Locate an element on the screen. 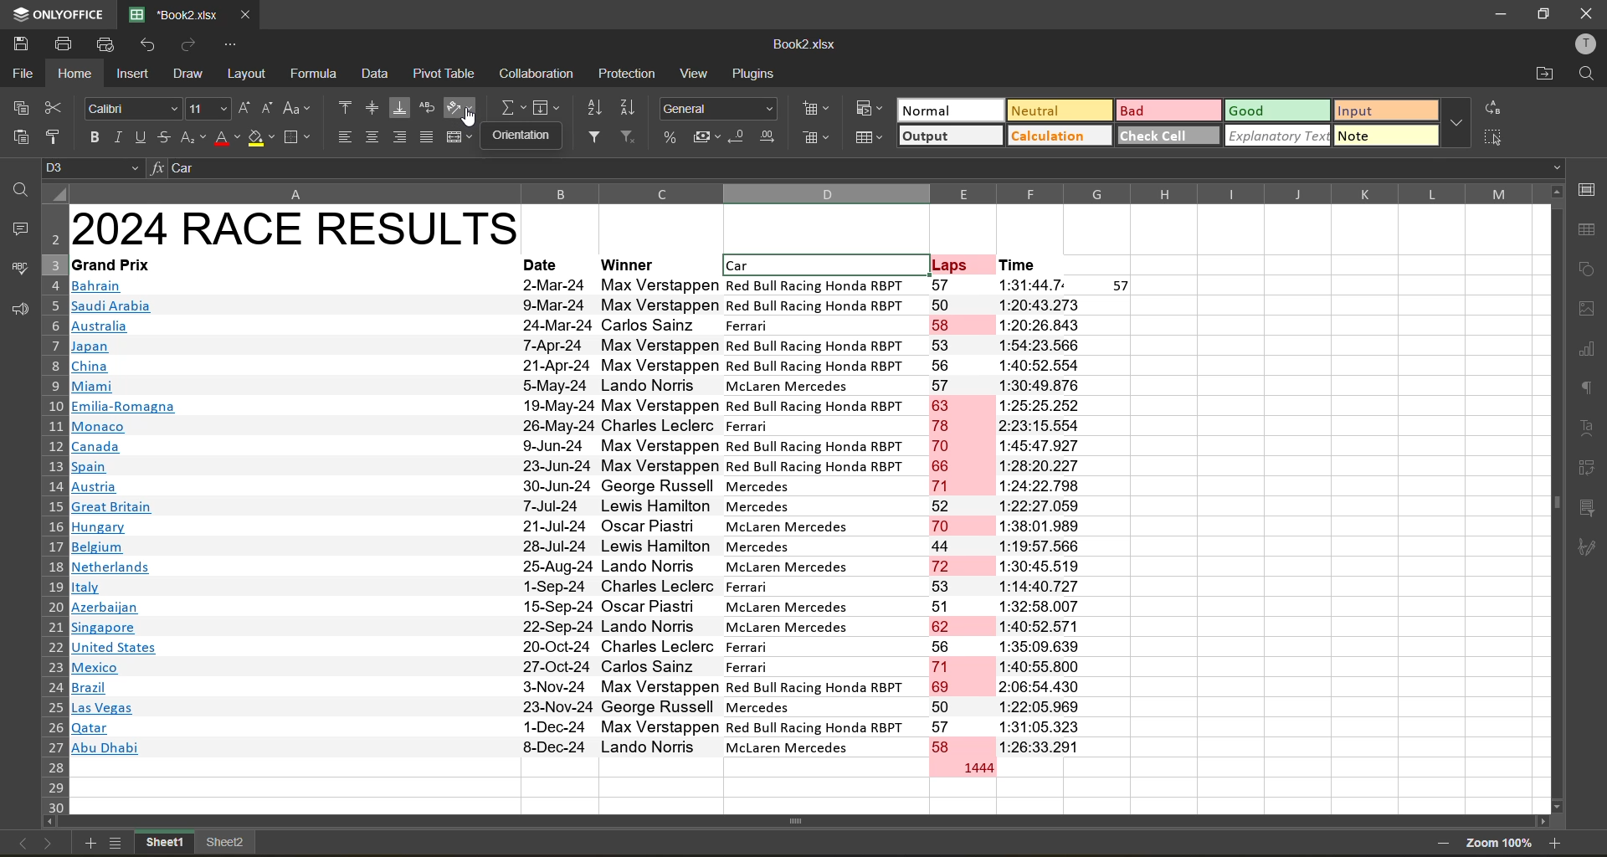 This screenshot has height=857, width=1607. file name is located at coordinates (804, 44).